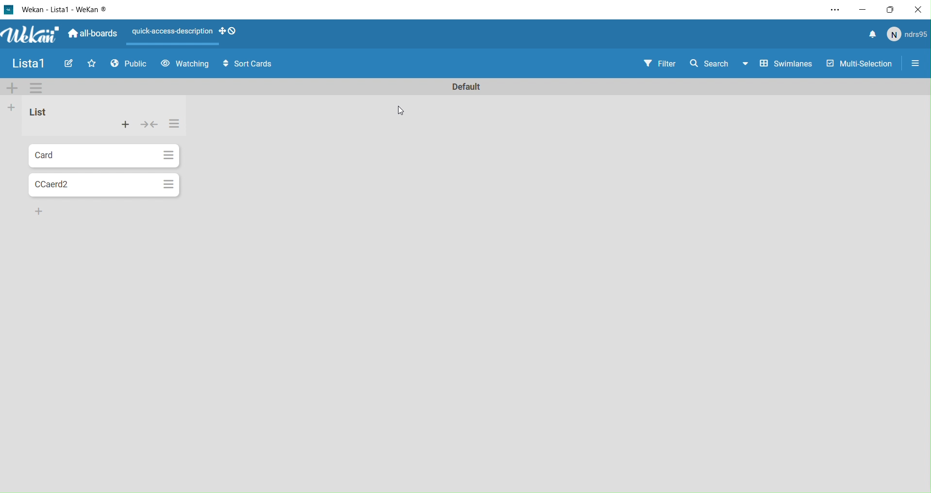  Describe the element at coordinates (14, 109) in the screenshot. I see `Add` at that location.